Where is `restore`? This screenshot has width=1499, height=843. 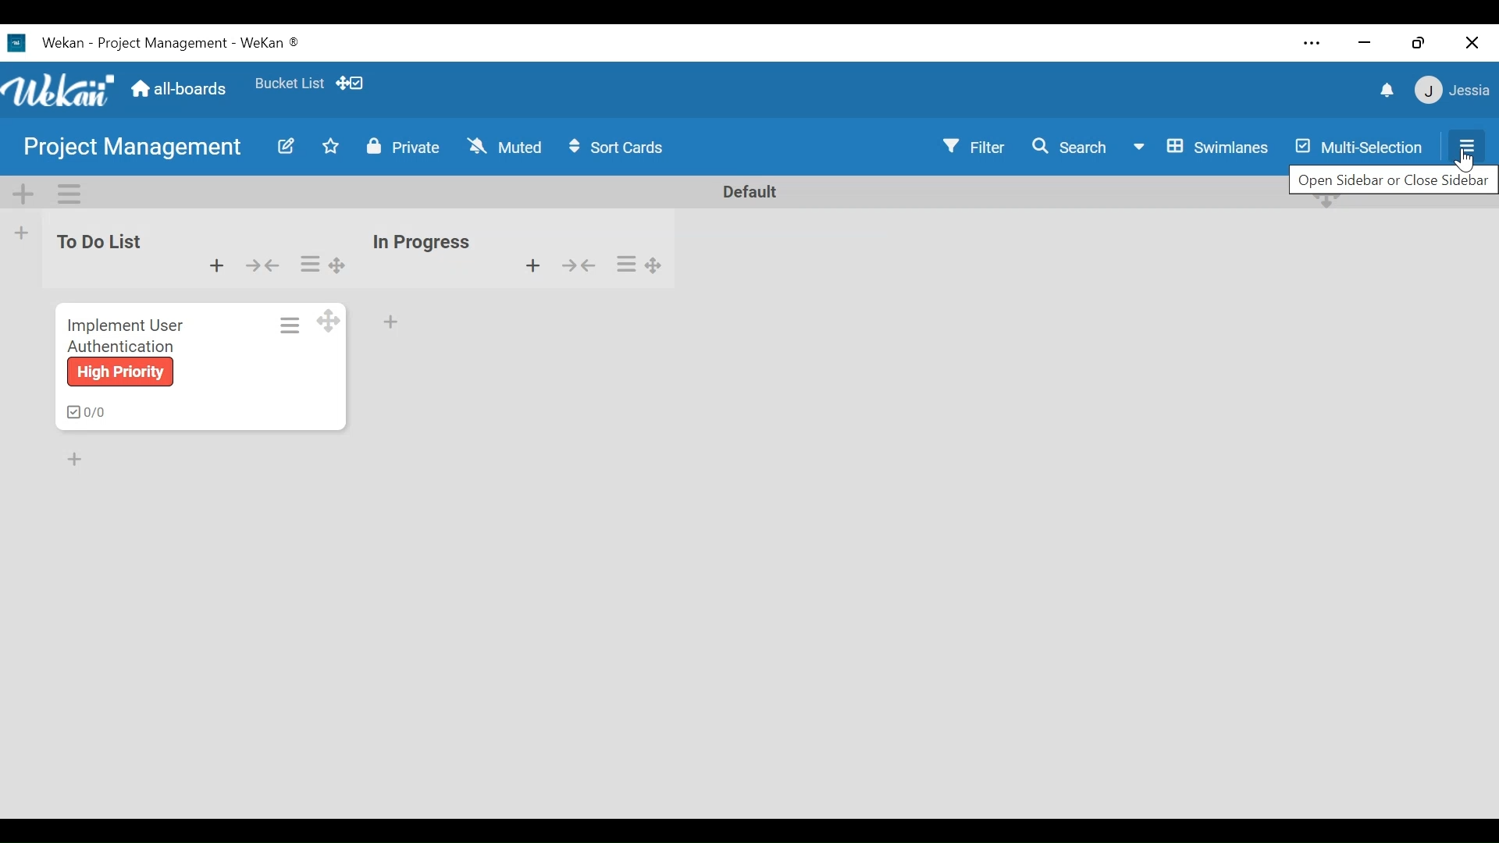
restore is located at coordinates (1418, 42).